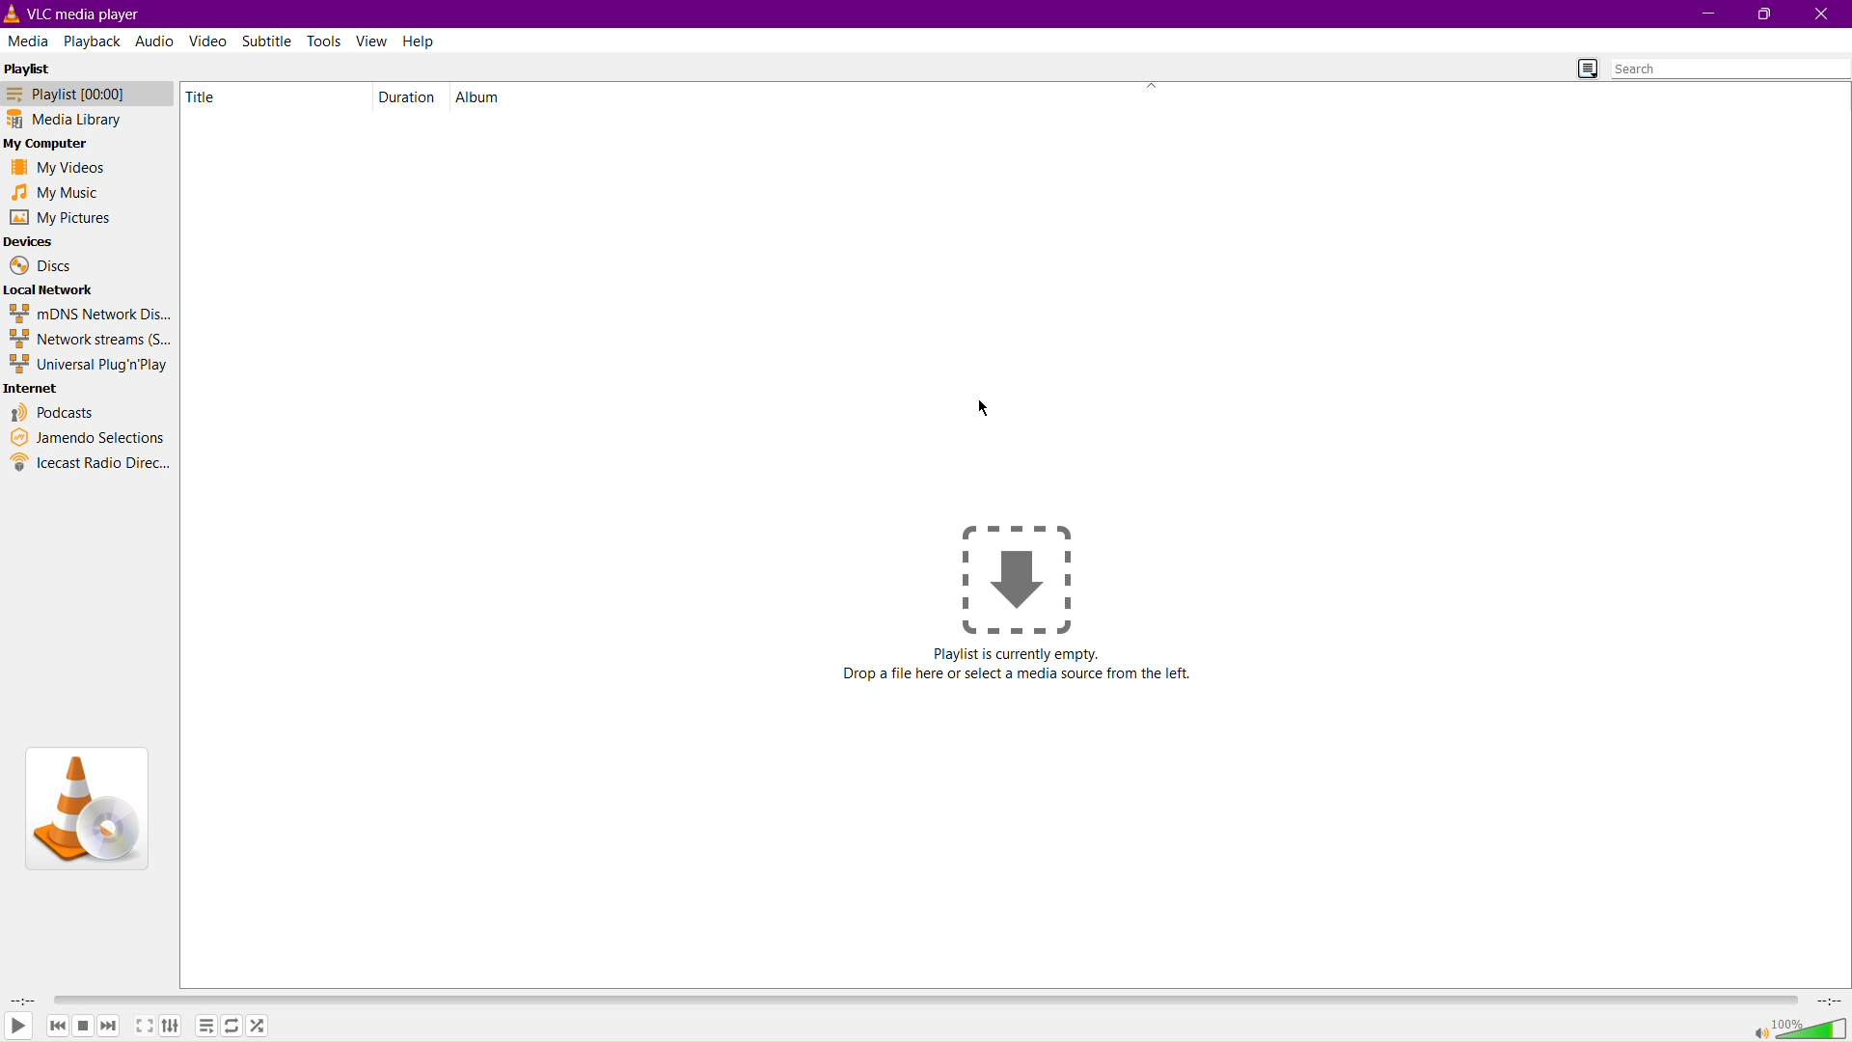 This screenshot has height=1042, width=1852. What do you see at coordinates (1704, 14) in the screenshot?
I see `Minimize` at bounding box center [1704, 14].